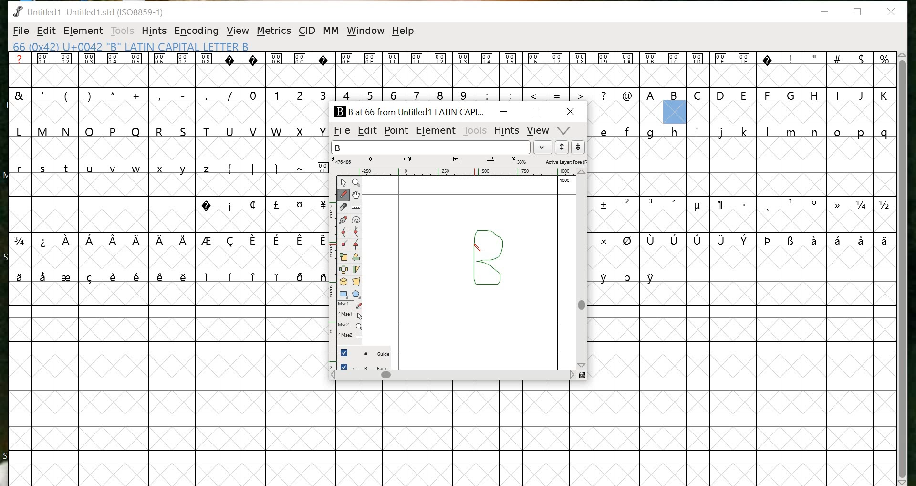 This screenshot has height=486, width=916. I want to click on Mouse wheel button, so click(351, 327).